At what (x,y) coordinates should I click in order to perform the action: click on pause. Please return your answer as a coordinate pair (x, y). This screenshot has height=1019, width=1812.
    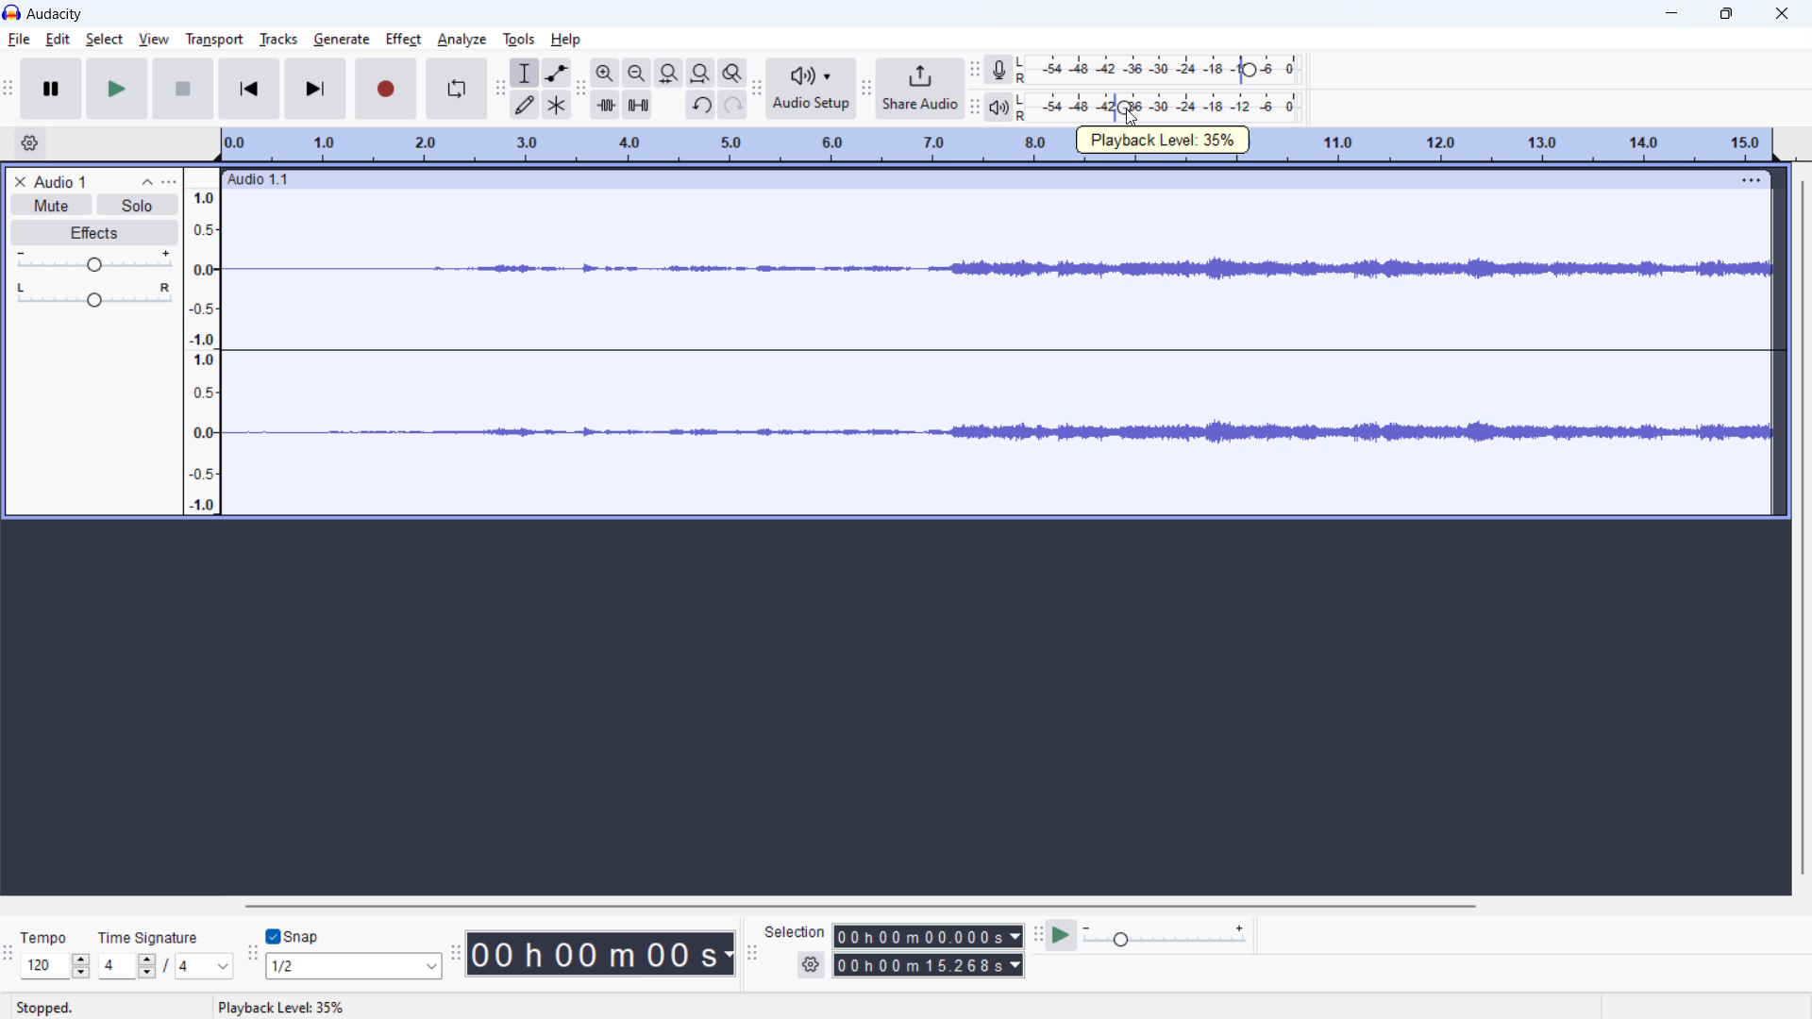
    Looking at the image, I should click on (51, 88).